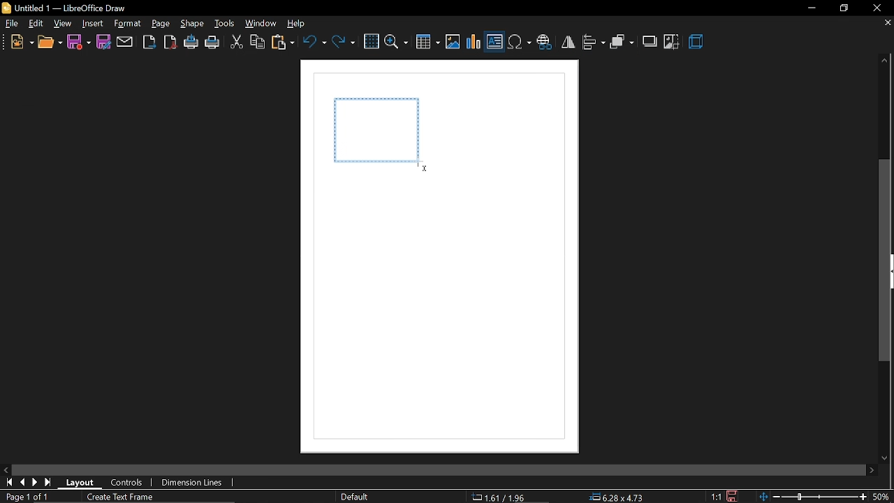 The width and height of the screenshot is (894, 503). I want to click on layout, so click(85, 482).